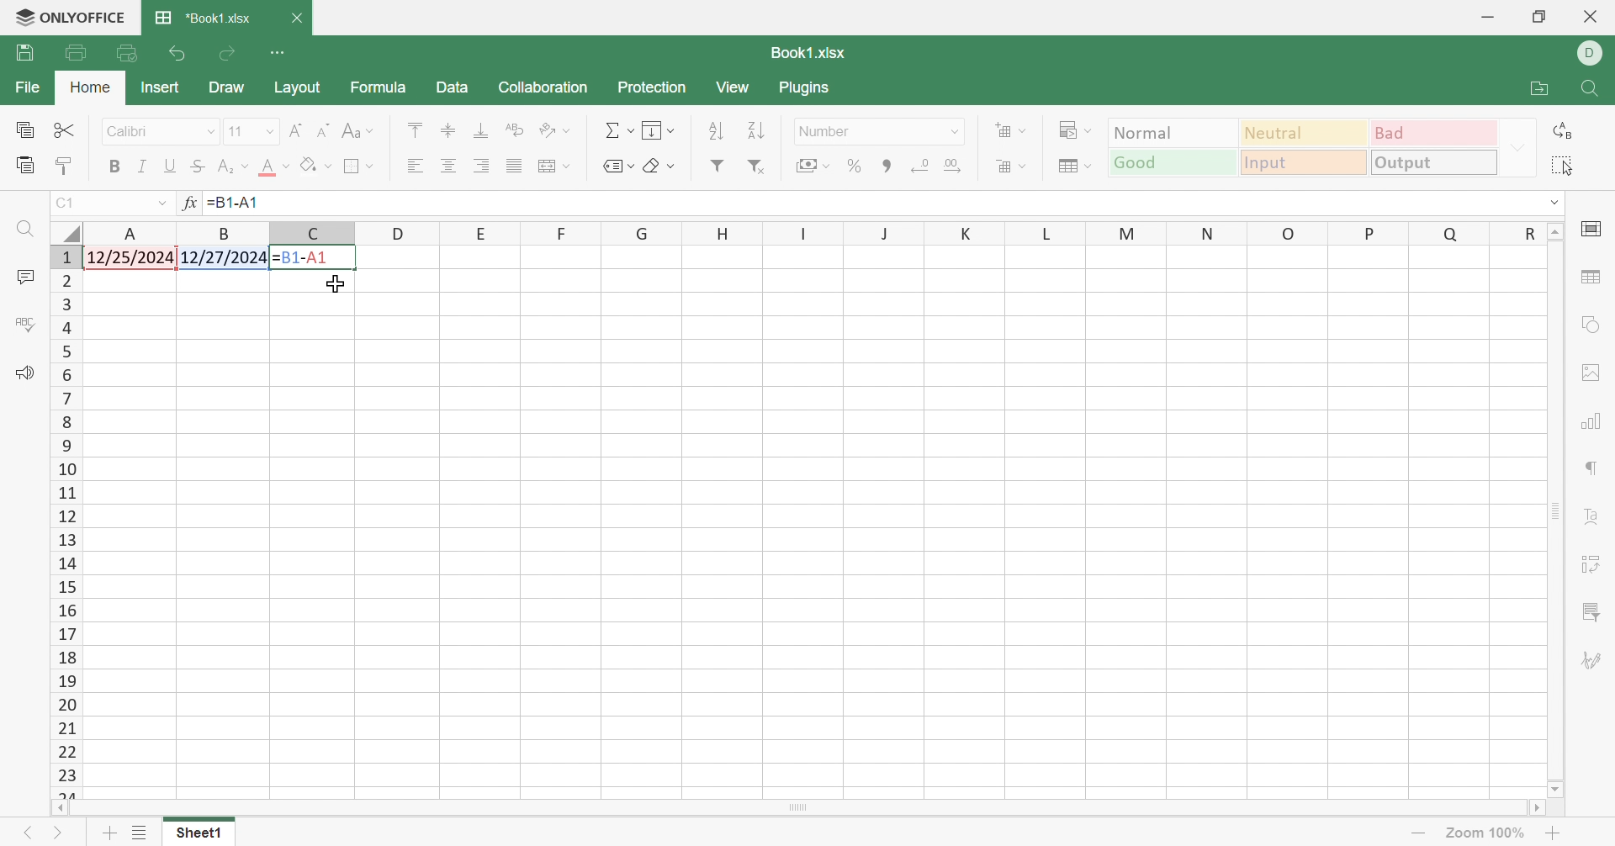  I want to click on 12/25/2024, so click(132, 258).